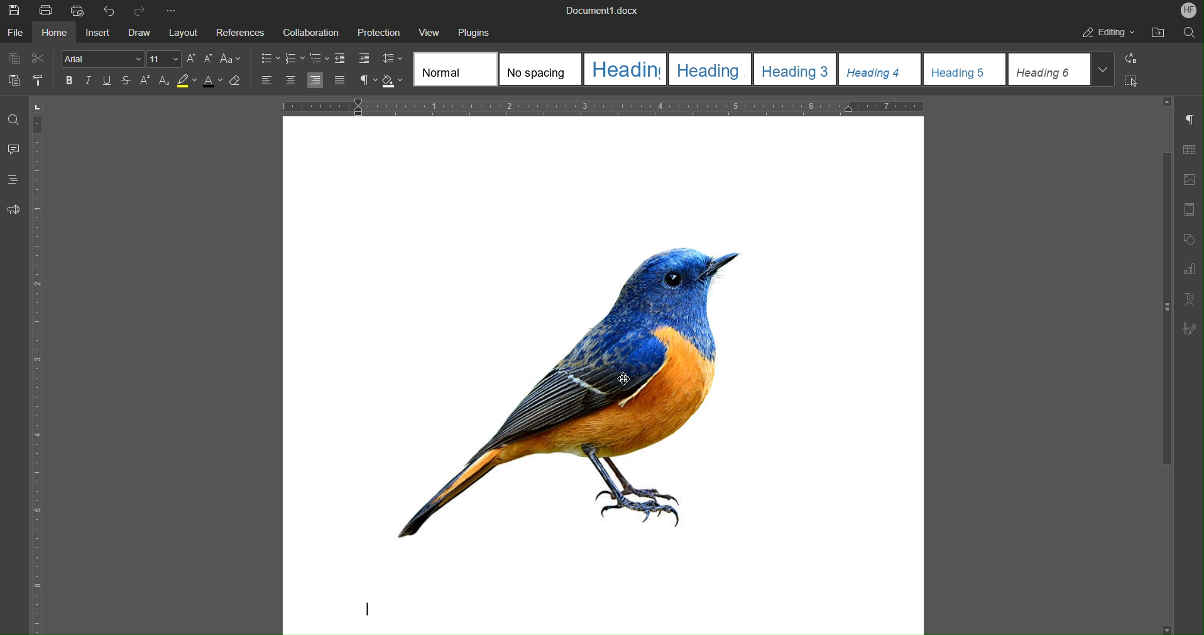 This screenshot has height=635, width=1204. I want to click on Layout, so click(181, 31).